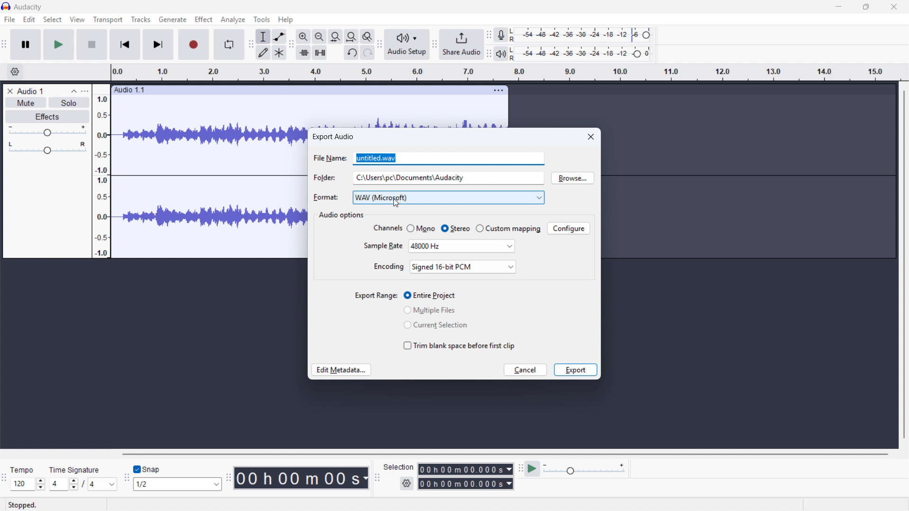  I want to click on Audacity time toolbar , so click(229, 477).